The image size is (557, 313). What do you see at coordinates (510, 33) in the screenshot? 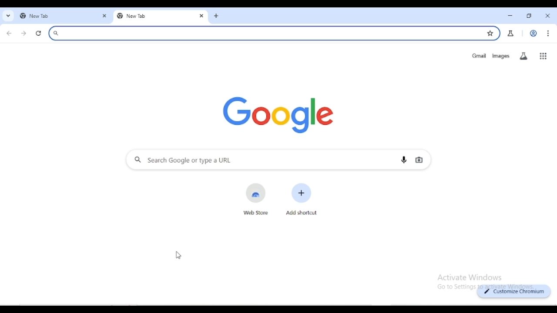
I see `search labs` at bounding box center [510, 33].